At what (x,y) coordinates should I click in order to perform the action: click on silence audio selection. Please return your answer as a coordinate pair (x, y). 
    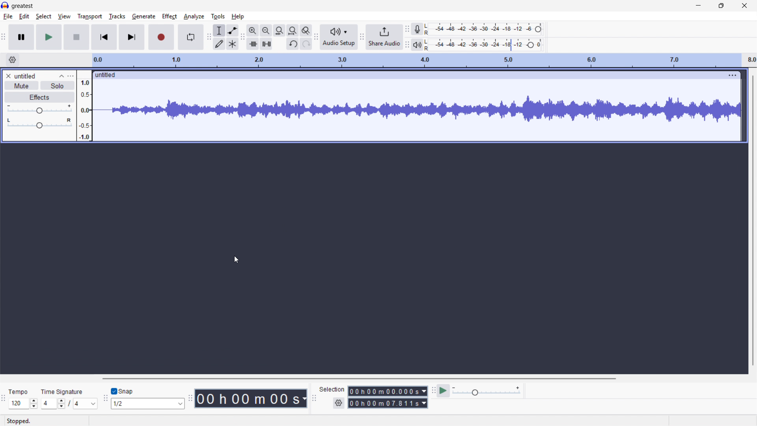
    Looking at the image, I should click on (266, 44).